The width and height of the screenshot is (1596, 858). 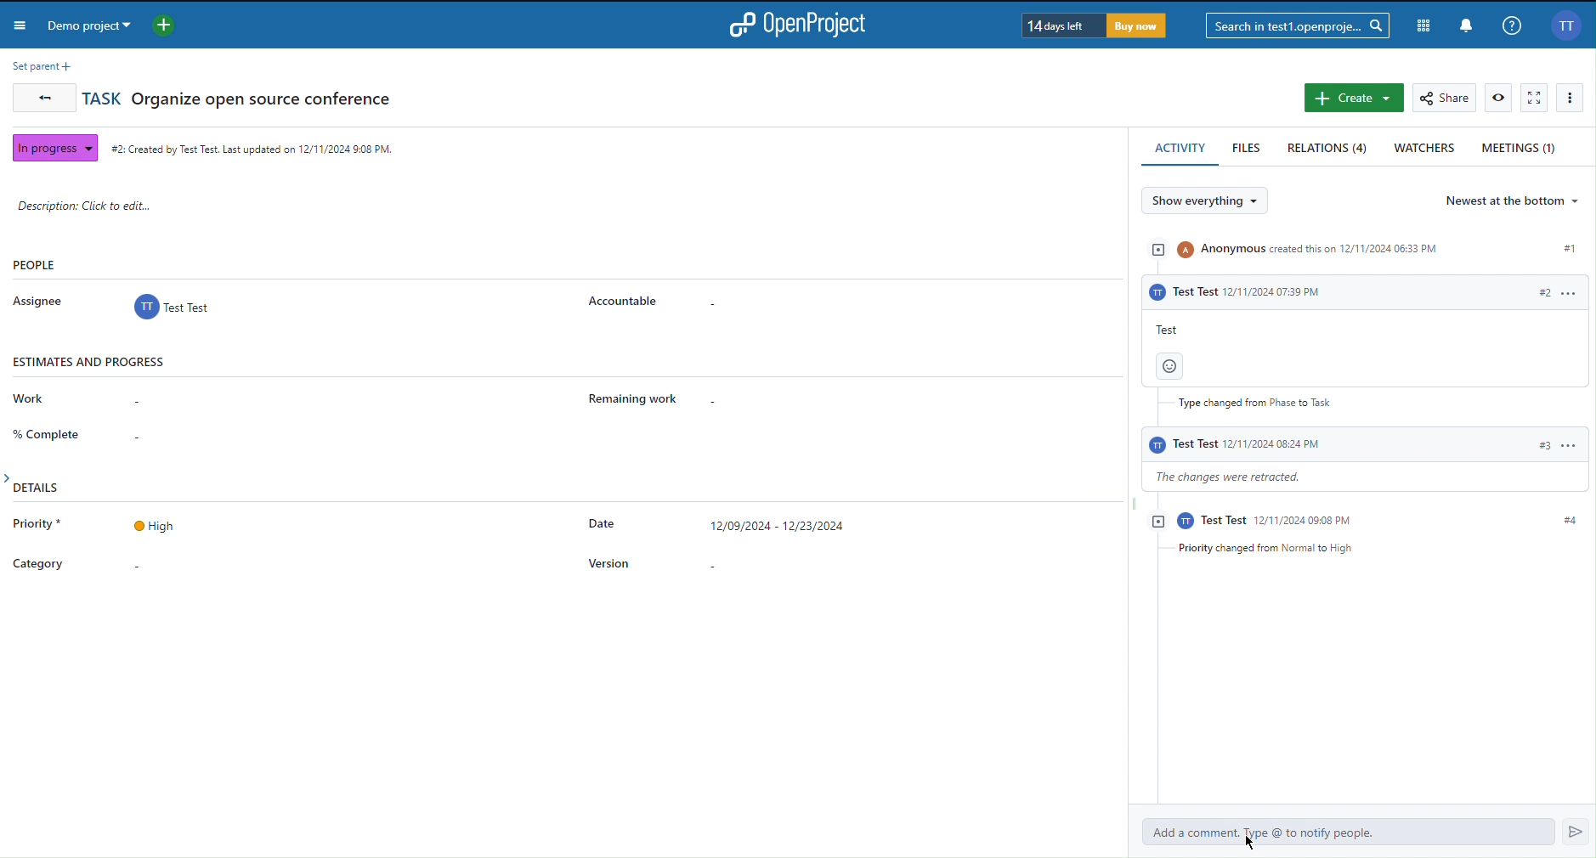 What do you see at coordinates (1353, 99) in the screenshot?
I see `Create` at bounding box center [1353, 99].